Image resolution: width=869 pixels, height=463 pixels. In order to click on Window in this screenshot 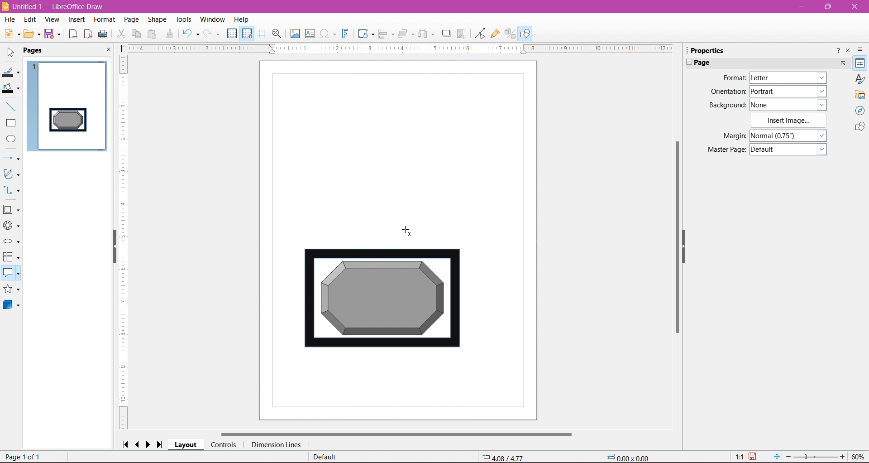, I will do `click(214, 18)`.